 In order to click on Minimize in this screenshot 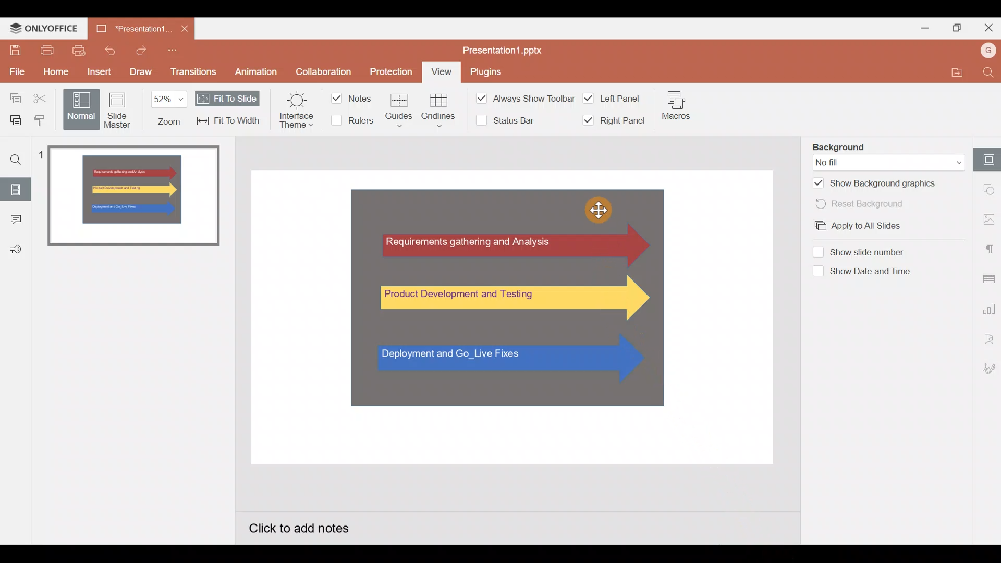, I will do `click(923, 29)`.